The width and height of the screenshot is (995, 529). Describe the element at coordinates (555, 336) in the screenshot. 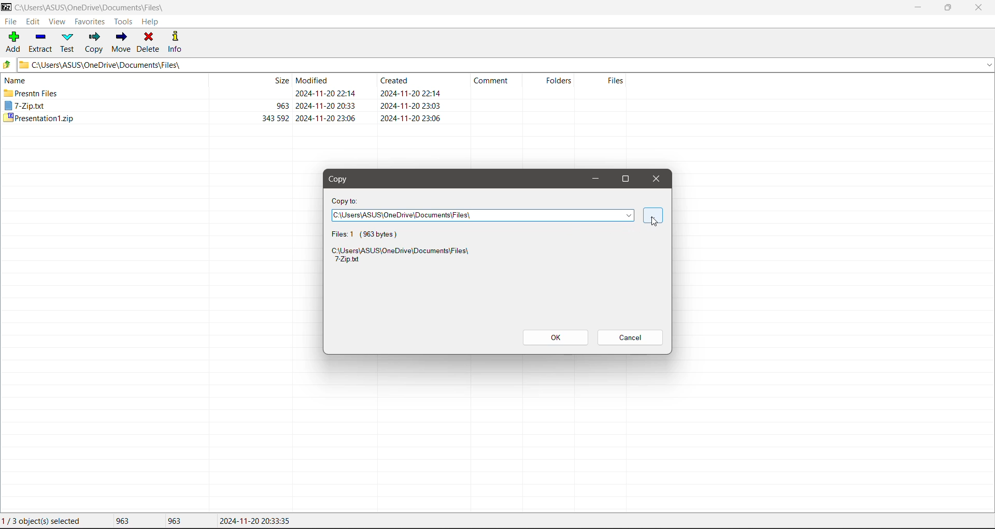

I see `OK` at that location.